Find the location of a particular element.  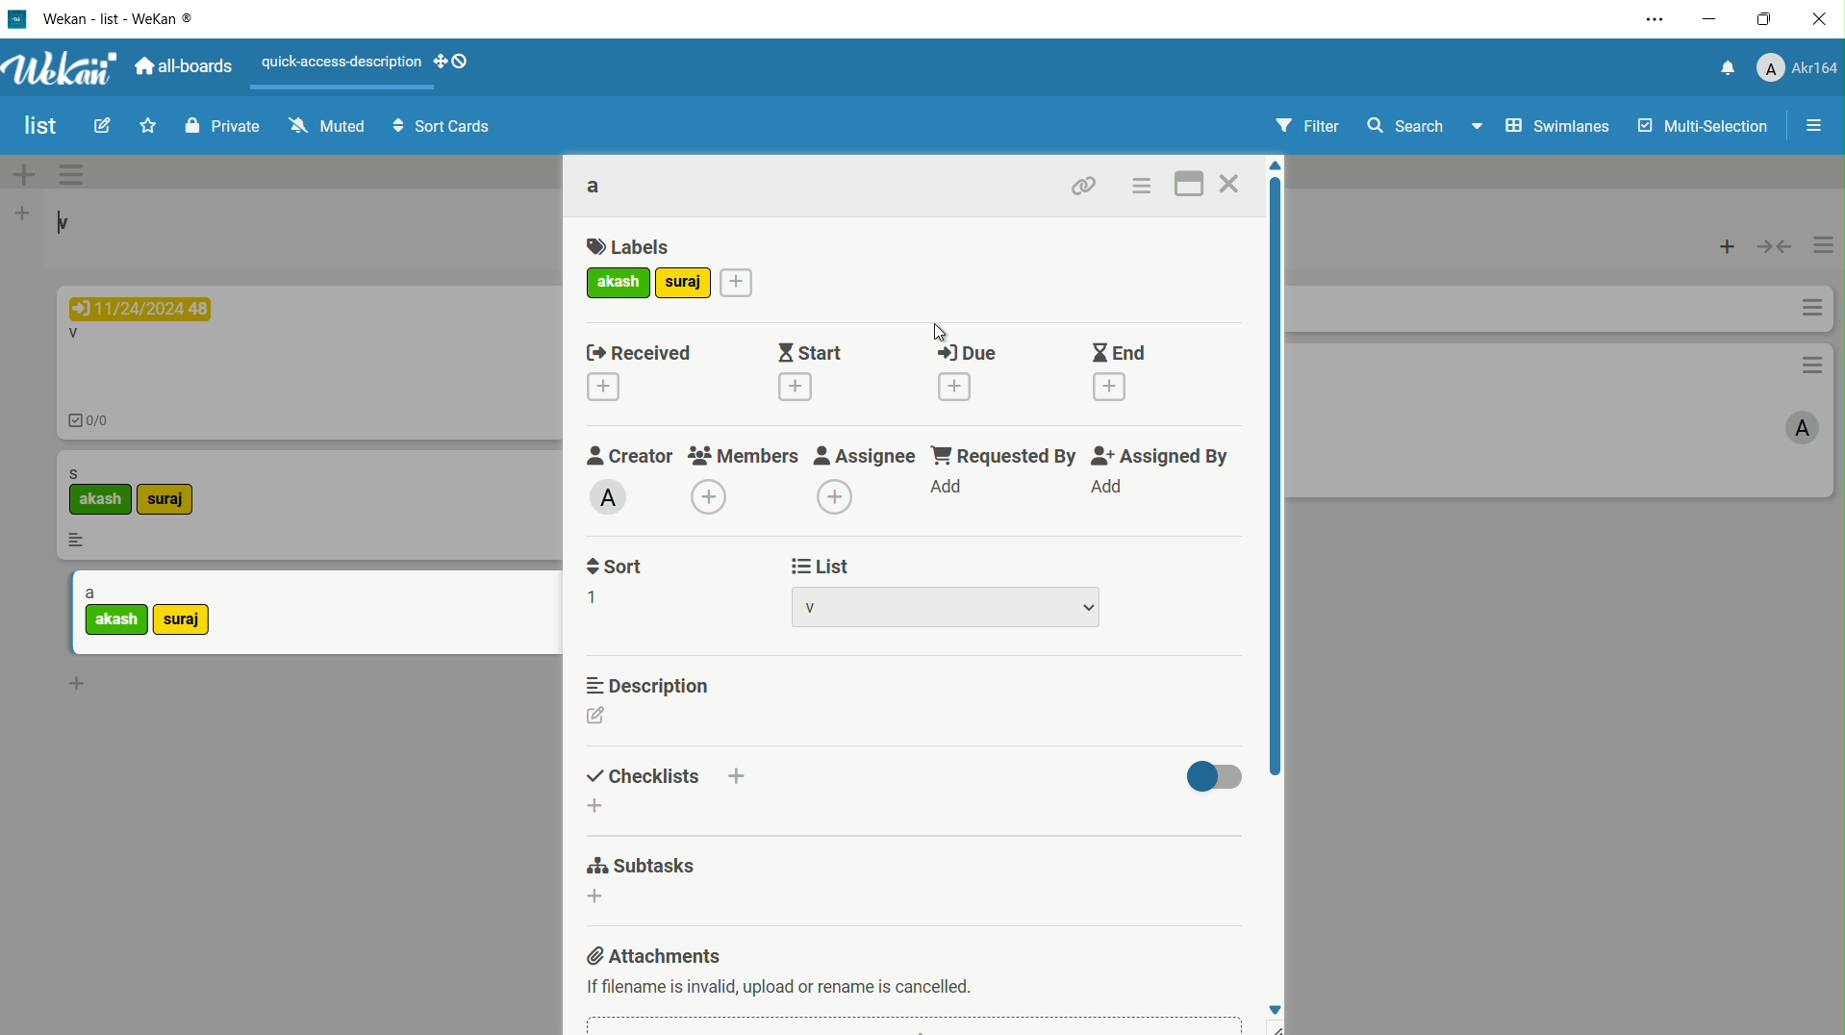

show-desktop-drag-handles is located at coordinates (456, 63).